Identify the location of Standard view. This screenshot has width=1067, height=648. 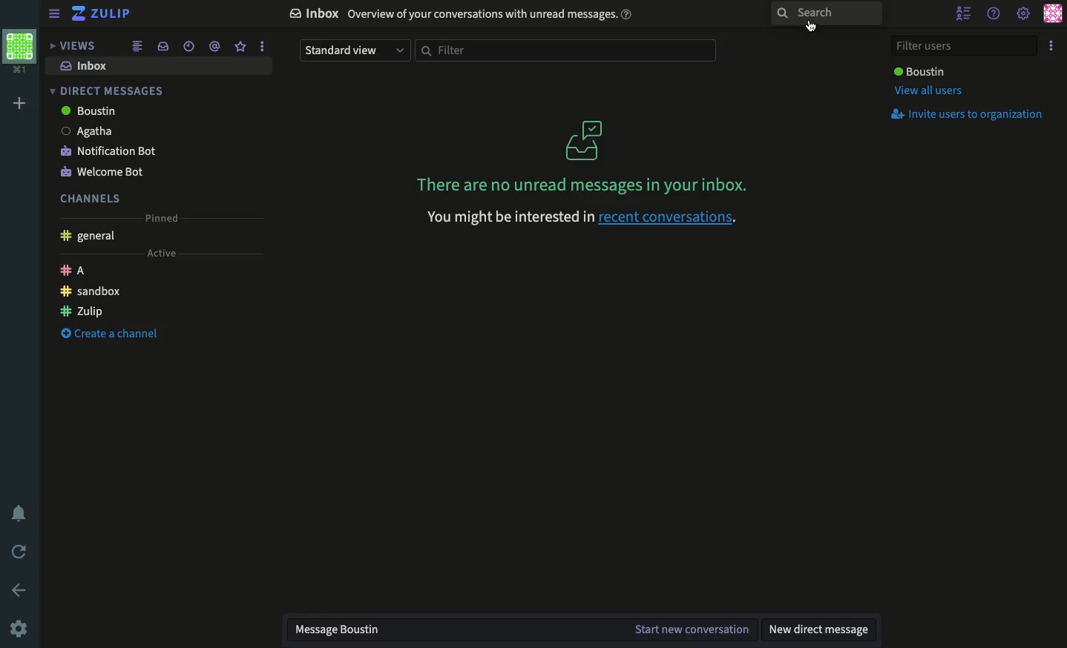
(352, 51).